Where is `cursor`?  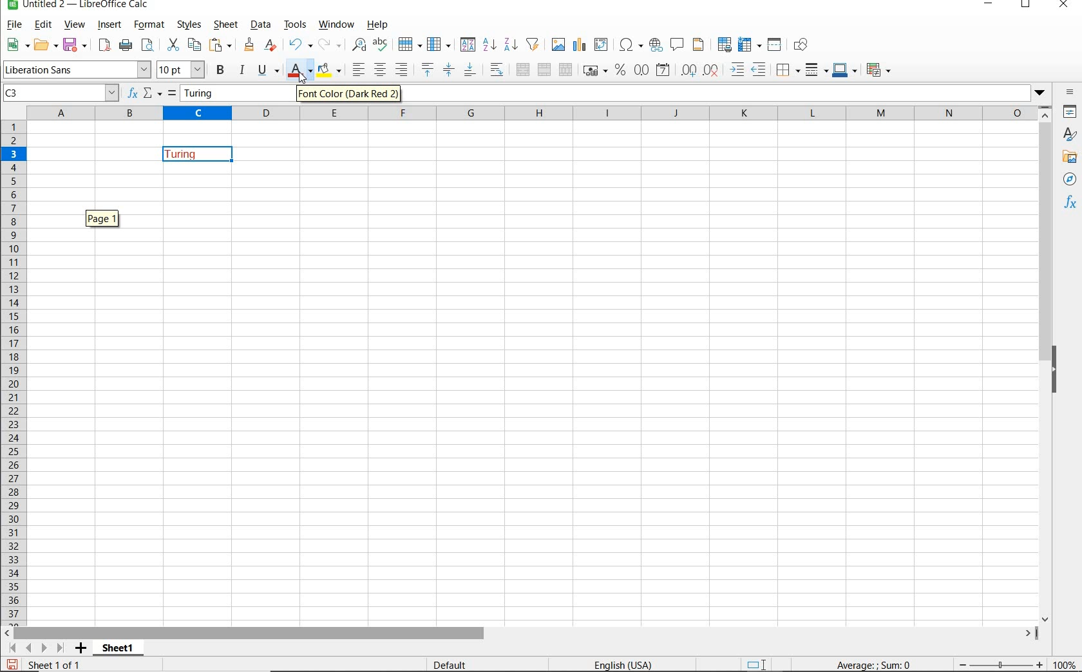 cursor is located at coordinates (304, 79).